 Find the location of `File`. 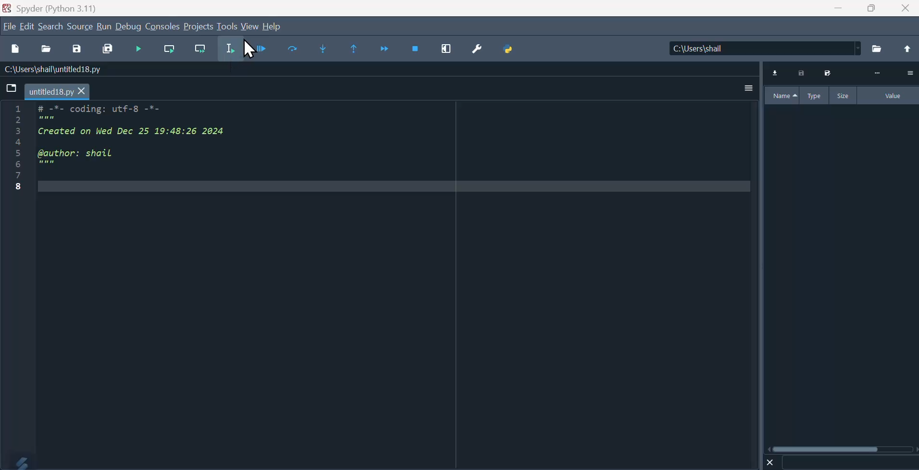

File is located at coordinates (9, 26).